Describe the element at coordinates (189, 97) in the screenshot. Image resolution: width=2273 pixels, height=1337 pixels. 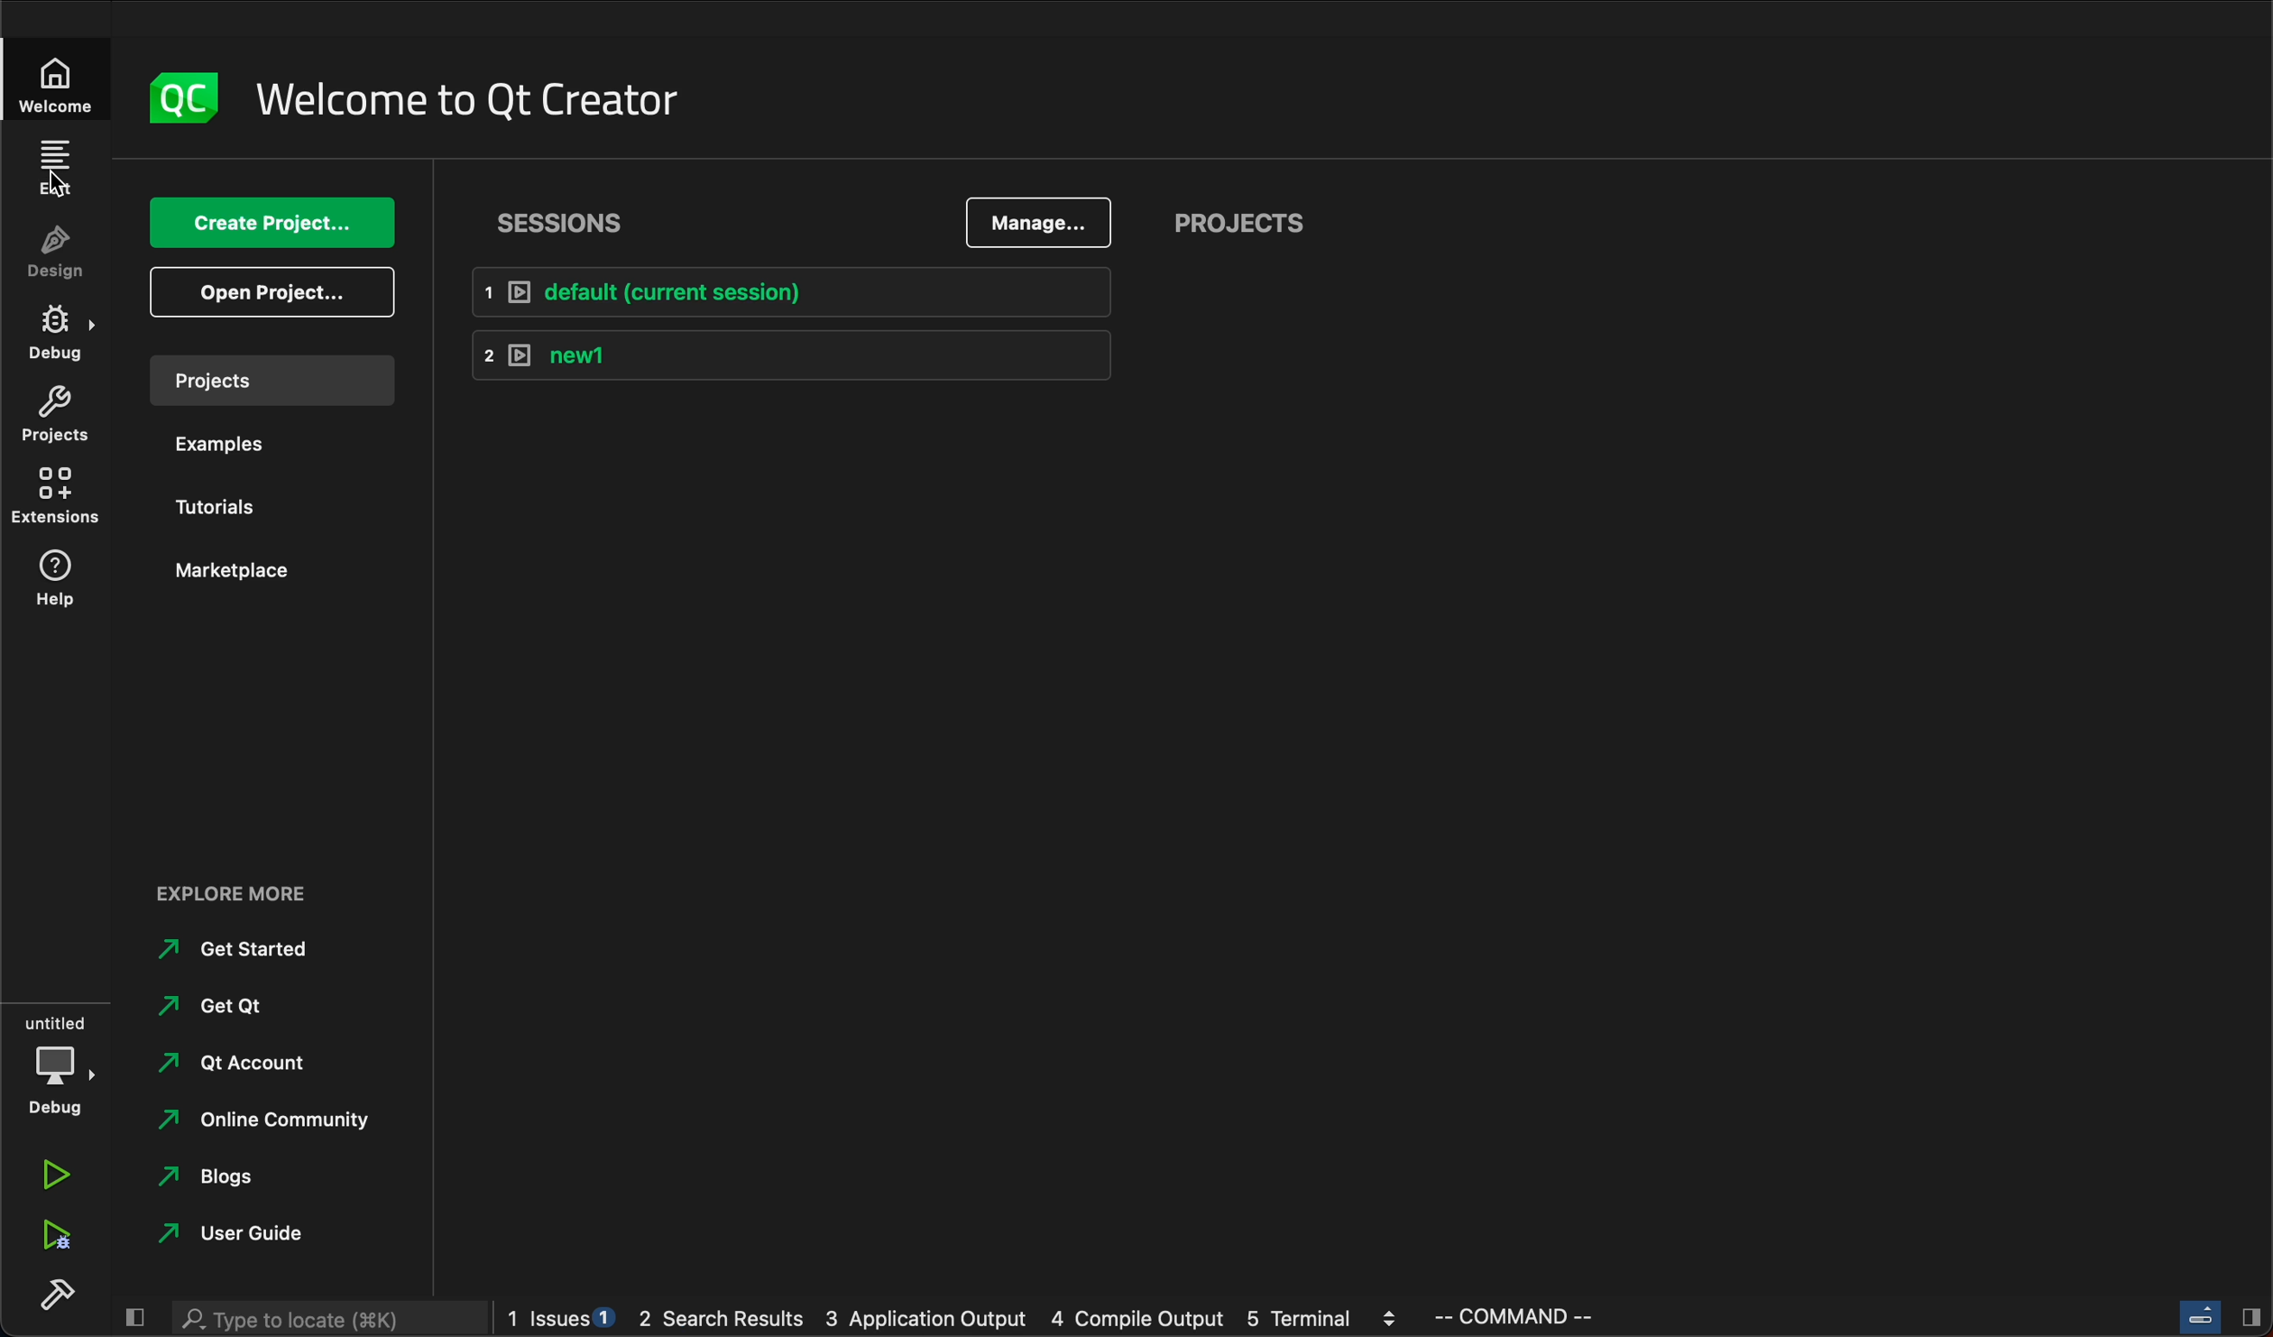
I see `logo` at that location.